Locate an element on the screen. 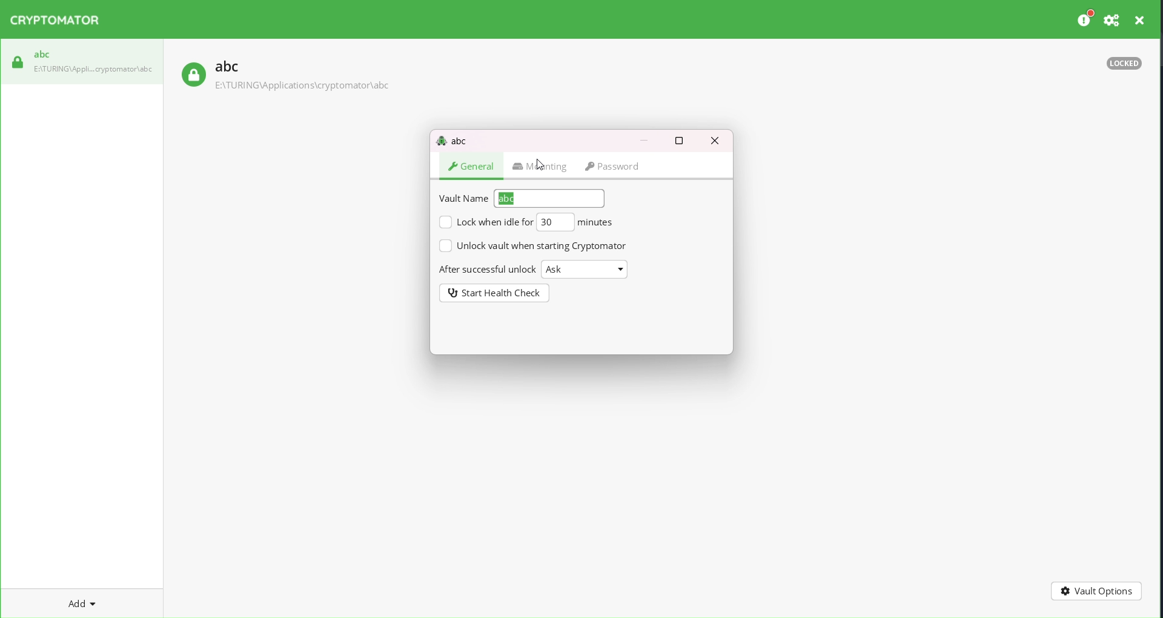 The width and height of the screenshot is (1163, 618). start health check is located at coordinates (495, 292).